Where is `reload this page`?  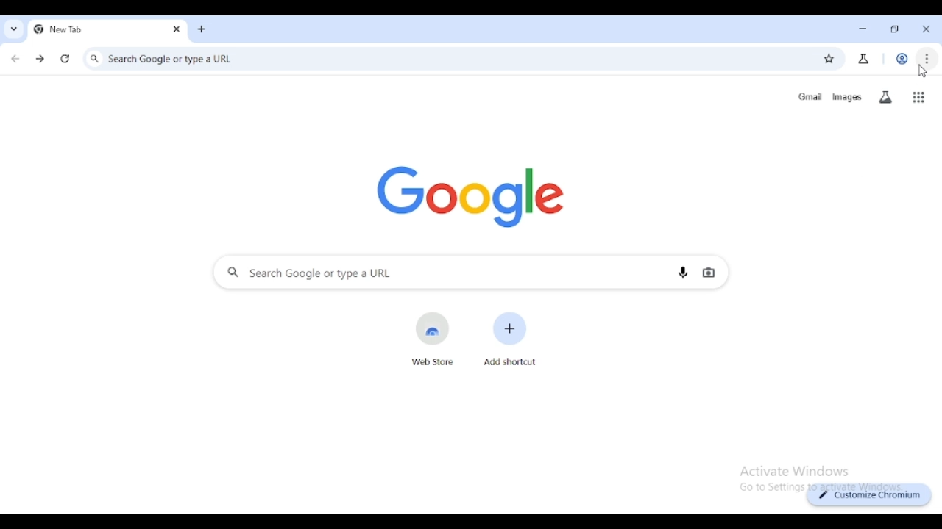 reload this page is located at coordinates (65, 59).